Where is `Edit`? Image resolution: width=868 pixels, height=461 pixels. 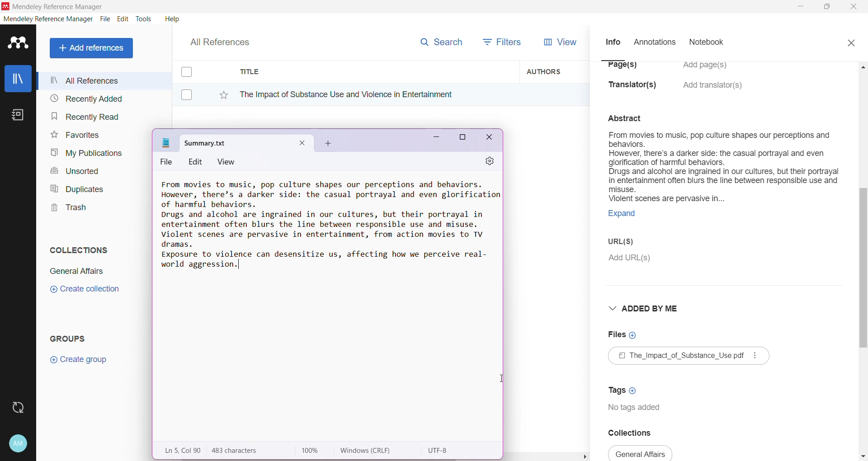 Edit is located at coordinates (123, 19).